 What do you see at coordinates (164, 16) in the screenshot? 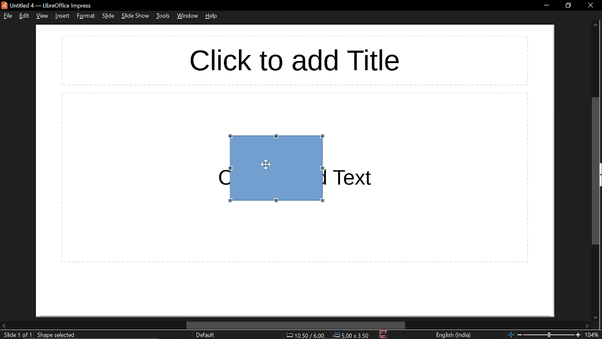
I see `tools` at bounding box center [164, 16].